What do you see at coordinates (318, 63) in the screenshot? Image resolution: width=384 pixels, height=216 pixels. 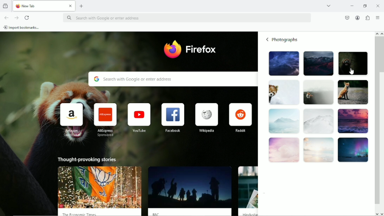 I see `Photograph` at bounding box center [318, 63].